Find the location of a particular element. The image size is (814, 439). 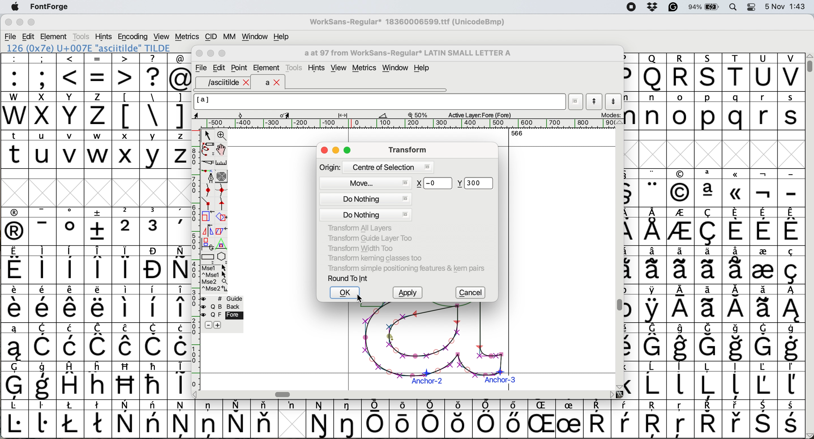

element is located at coordinates (266, 68).